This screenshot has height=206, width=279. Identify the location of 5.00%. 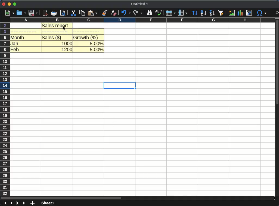
(97, 43).